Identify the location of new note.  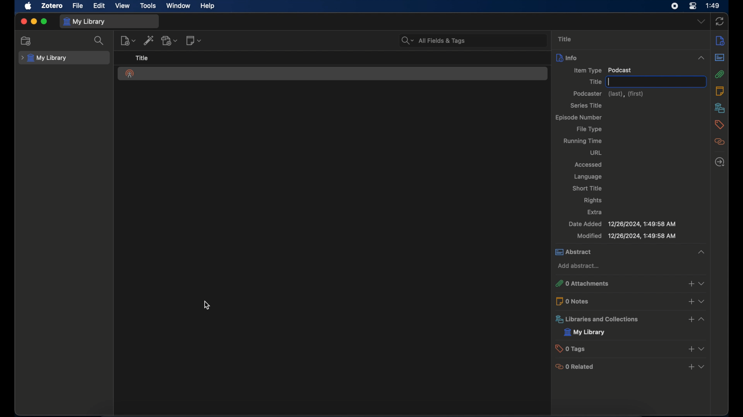
(193, 41).